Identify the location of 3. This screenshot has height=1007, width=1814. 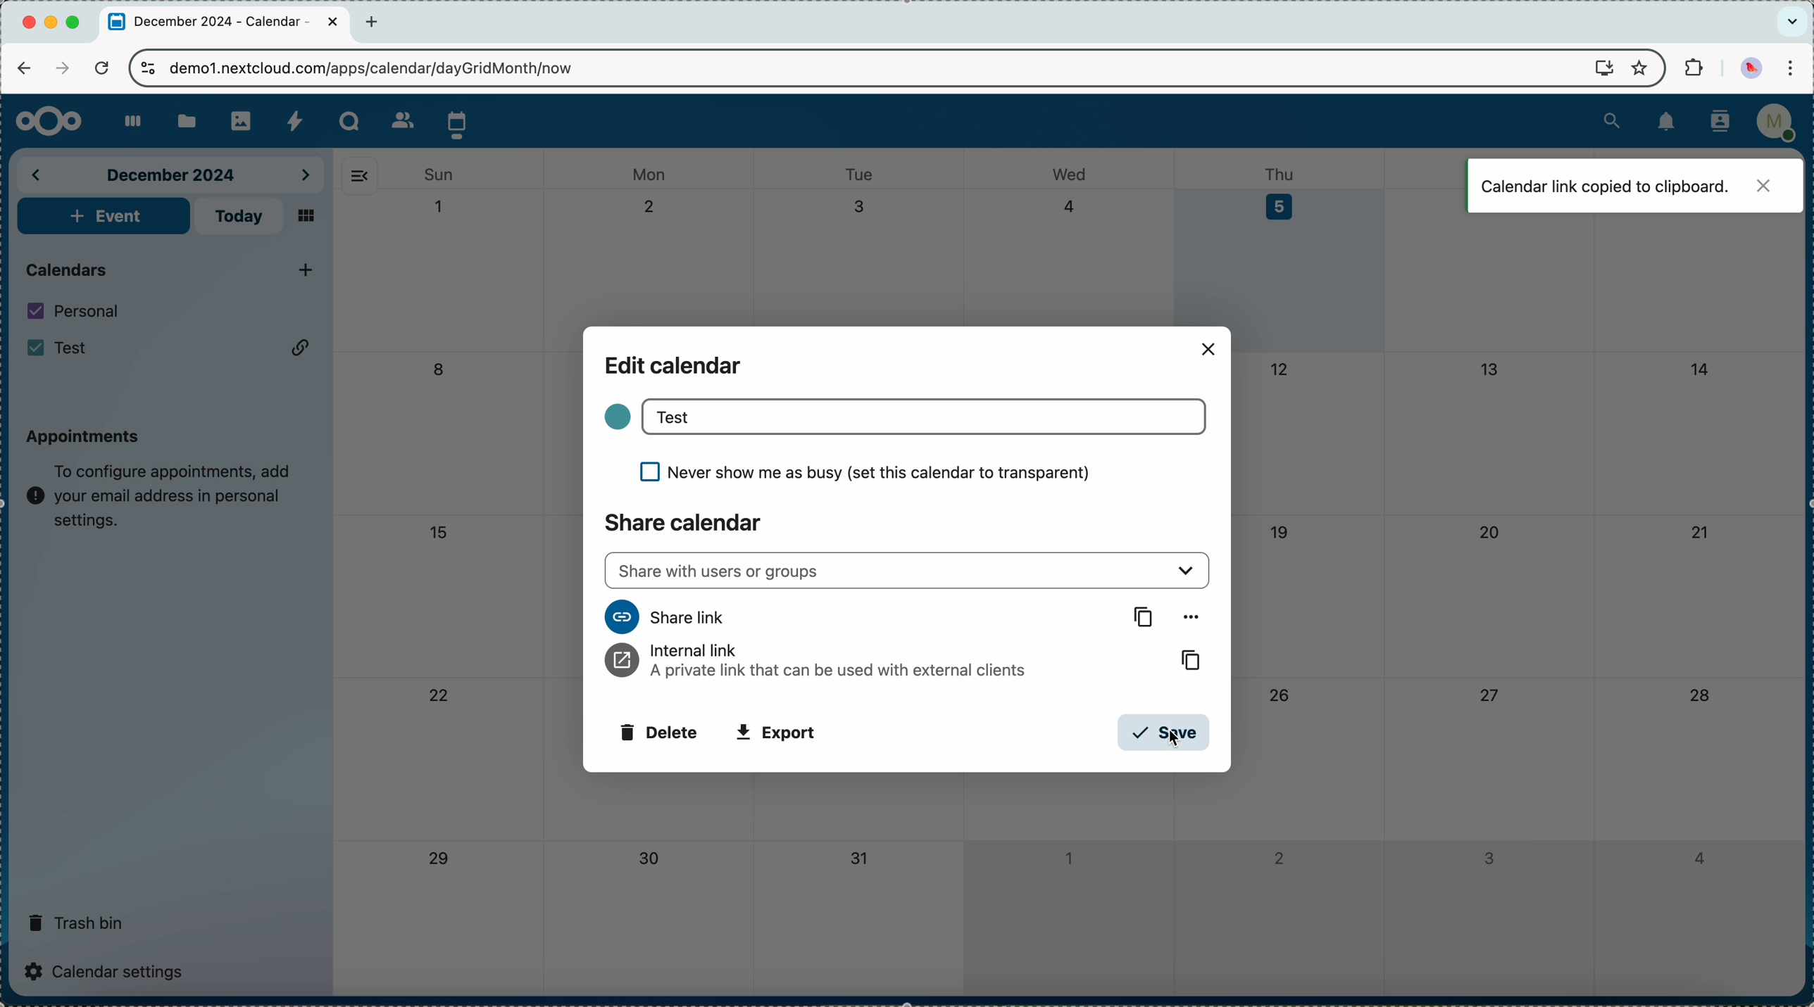
(1489, 859).